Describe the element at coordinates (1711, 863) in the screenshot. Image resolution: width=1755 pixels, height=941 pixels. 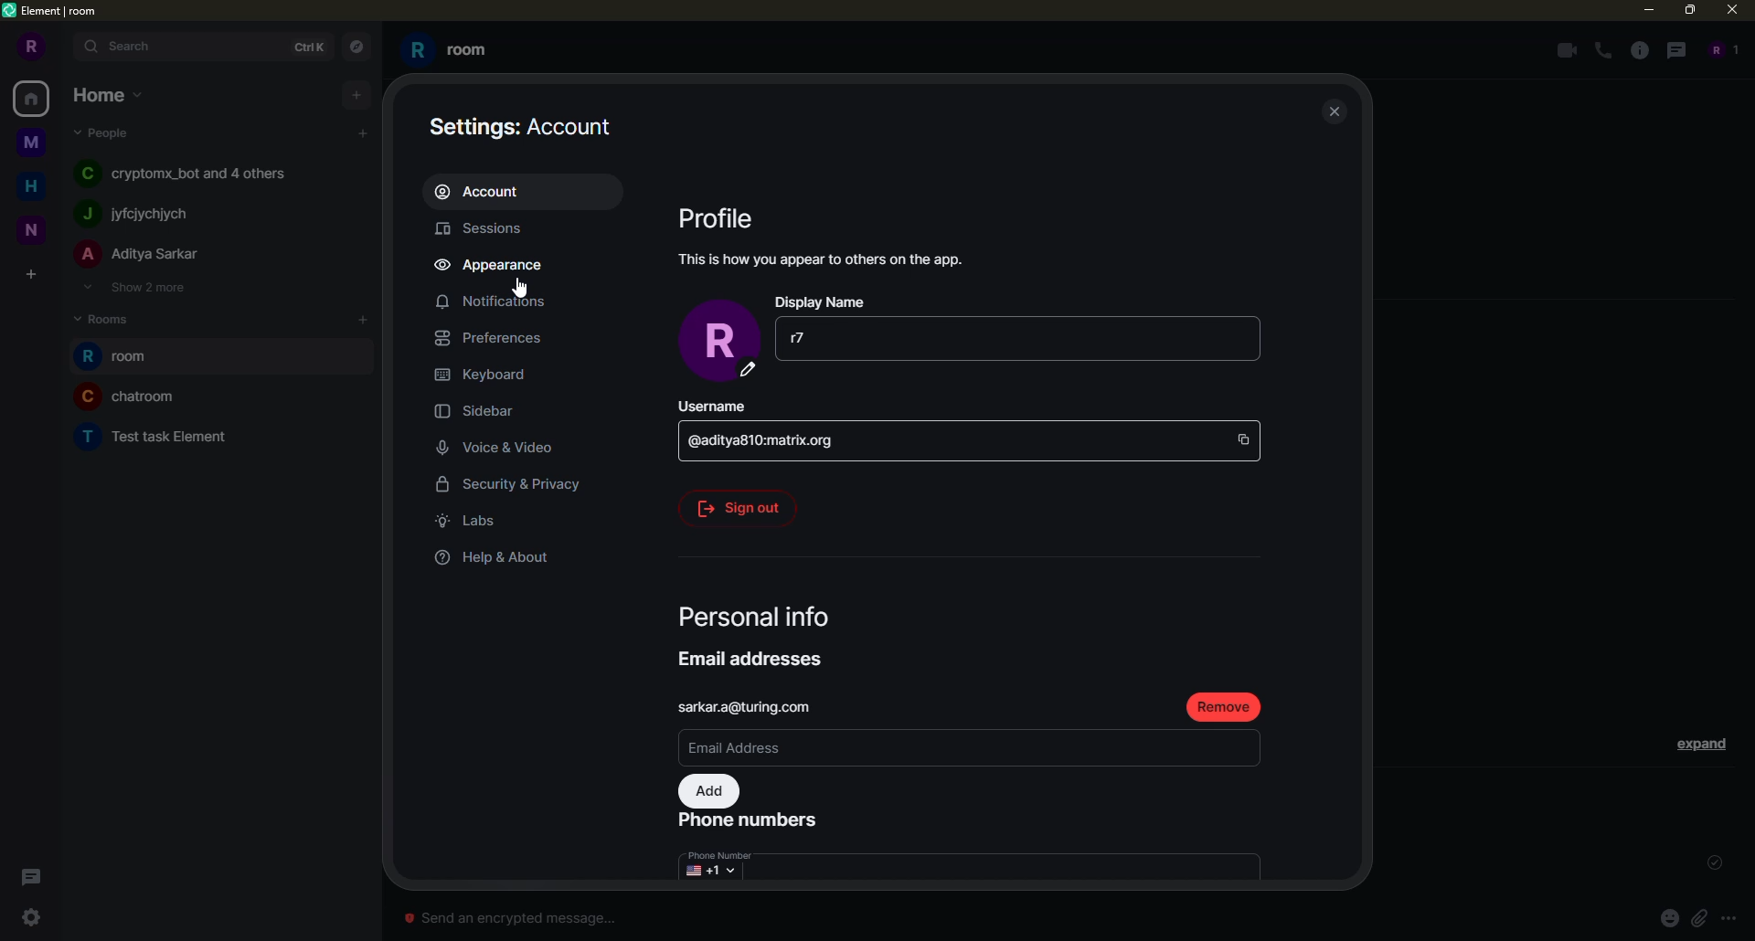
I see `sent` at that location.